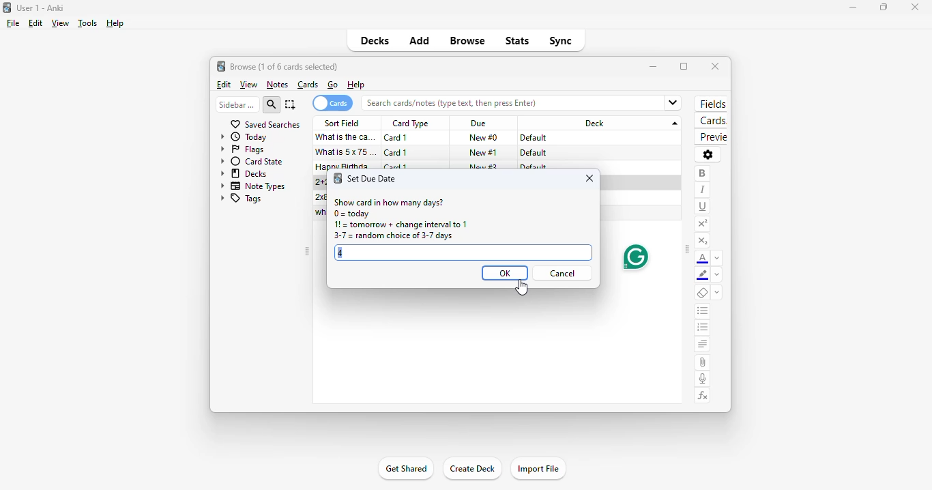 This screenshot has height=490, width=932. Describe the element at coordinates (115, 23) in the screenshot. I see `help` at that location.